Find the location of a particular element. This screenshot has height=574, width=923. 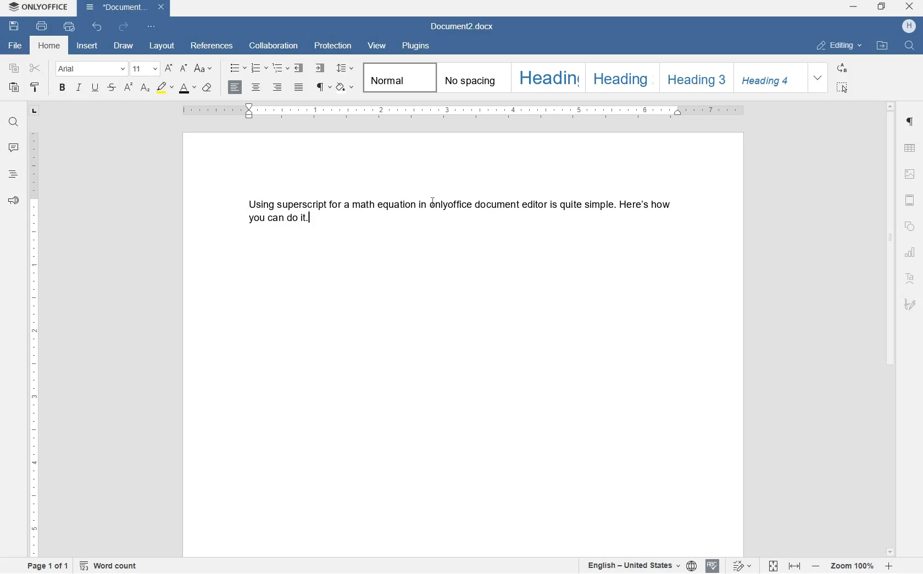

image is located at coordinates (910, 174).